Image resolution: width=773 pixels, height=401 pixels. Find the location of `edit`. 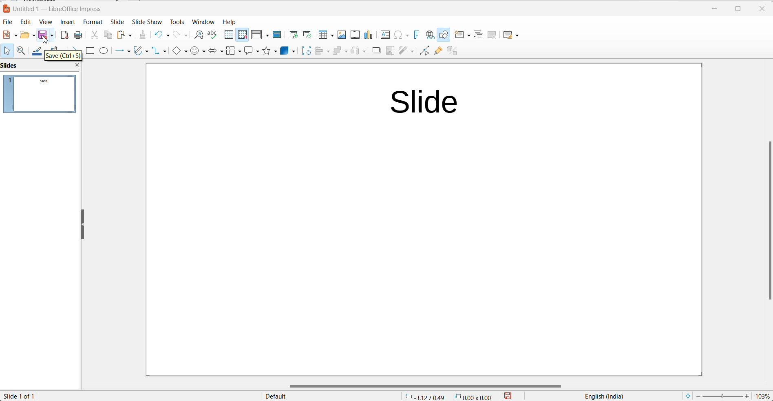

edit is located at coordinates (24, 22).